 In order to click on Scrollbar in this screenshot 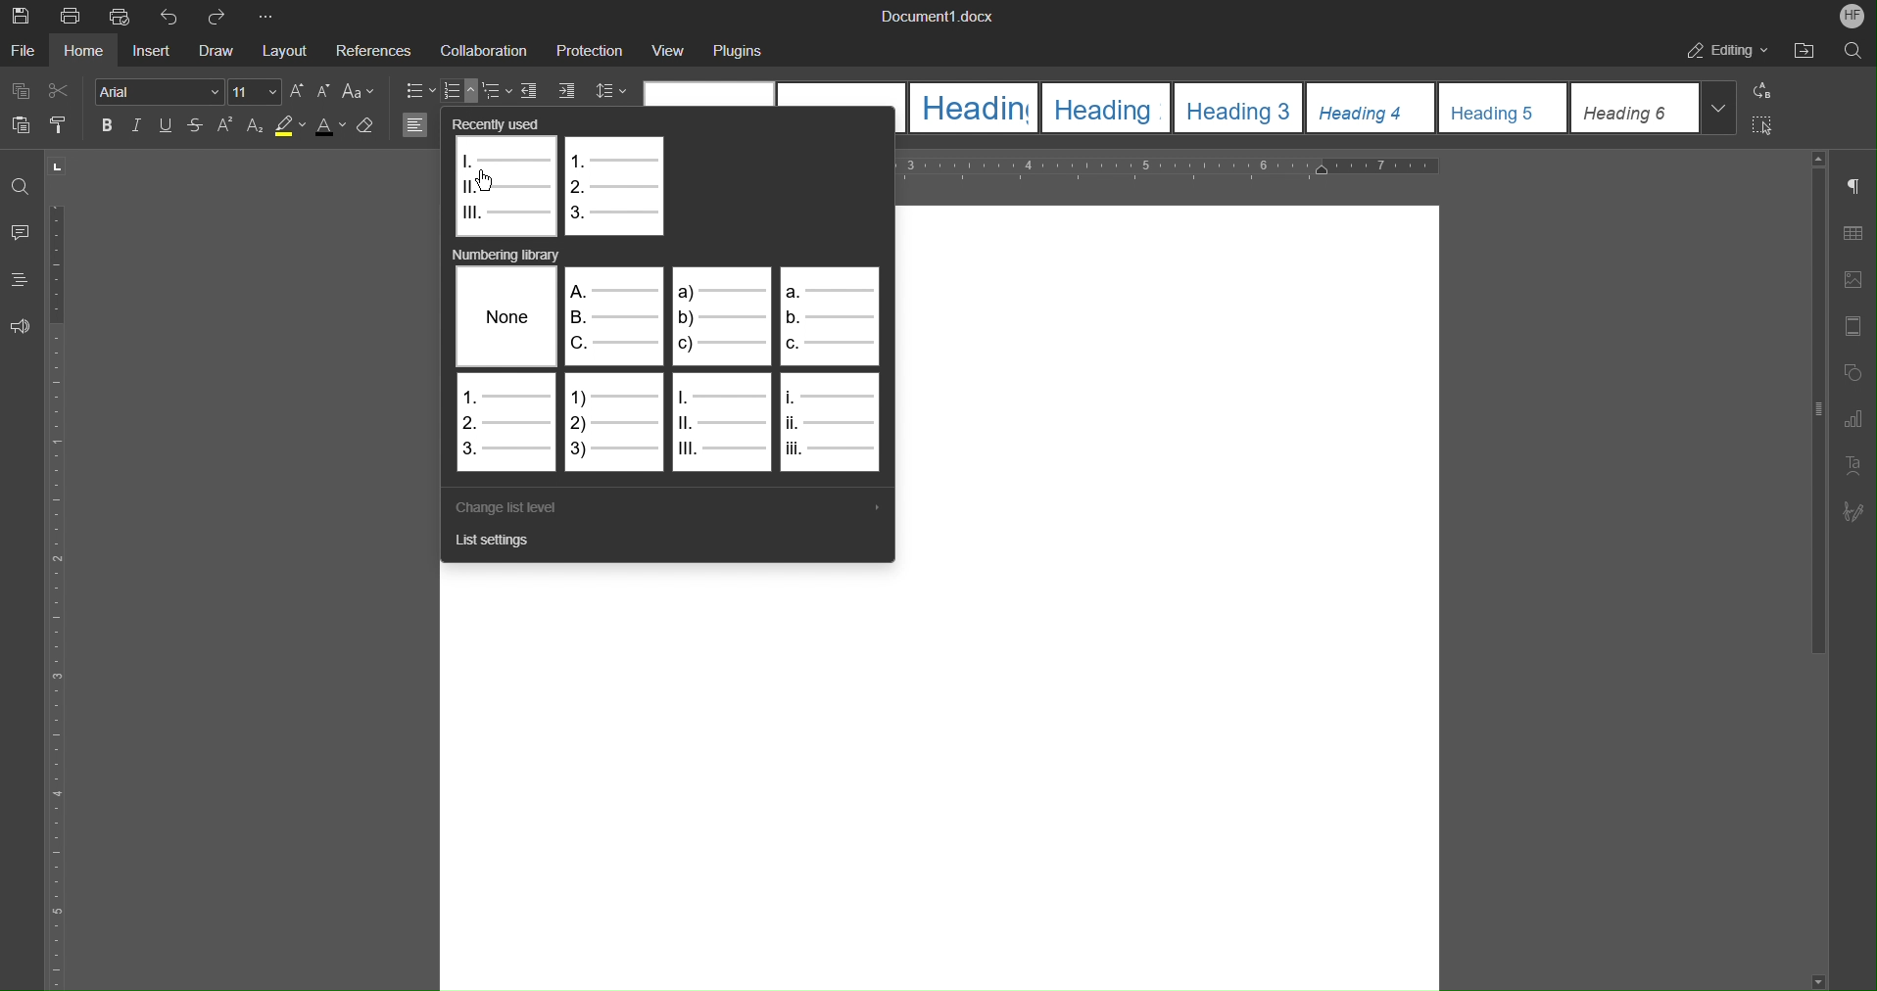, I will do `click(1819, 412)`.